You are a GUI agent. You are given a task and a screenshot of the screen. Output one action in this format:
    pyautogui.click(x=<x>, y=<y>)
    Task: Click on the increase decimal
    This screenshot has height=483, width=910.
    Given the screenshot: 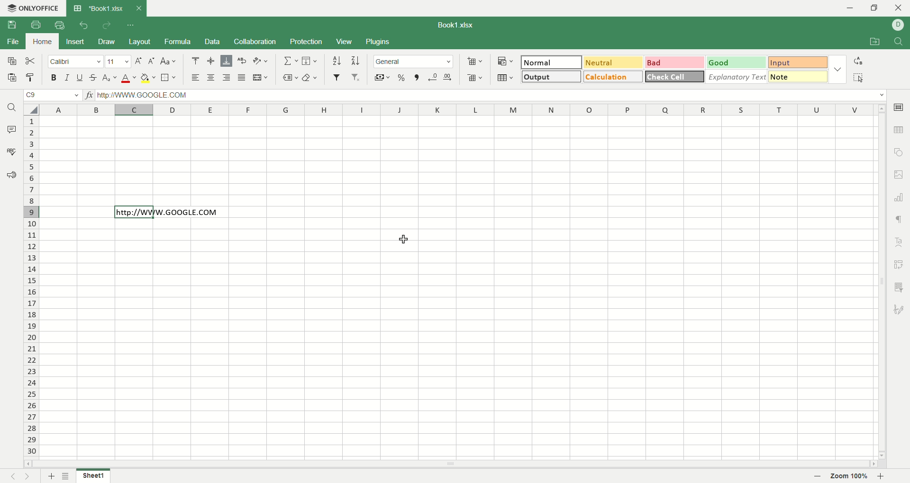 What is the action you would take?
    pyautogui.click(x=446, y=78)
    